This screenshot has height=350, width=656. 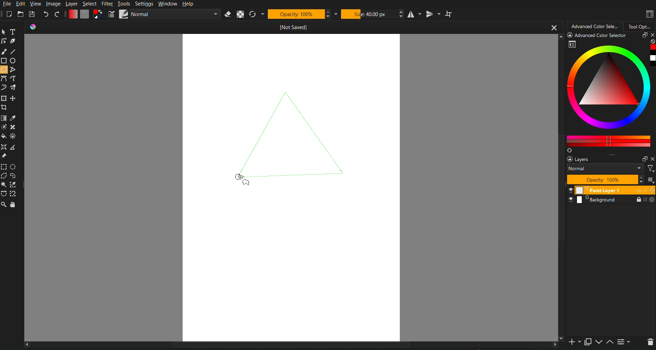 I want to click on Line 1, so click(x=252, y=126).